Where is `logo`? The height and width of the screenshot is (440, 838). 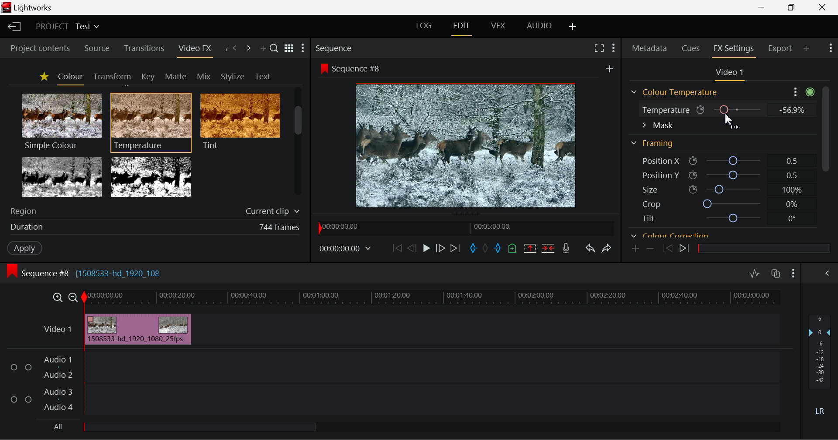 logo is located at coordinates (6, 7).